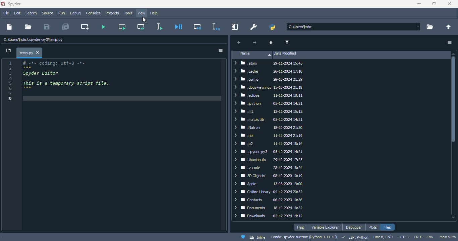  I want to click on save all files, so click(66, 27).